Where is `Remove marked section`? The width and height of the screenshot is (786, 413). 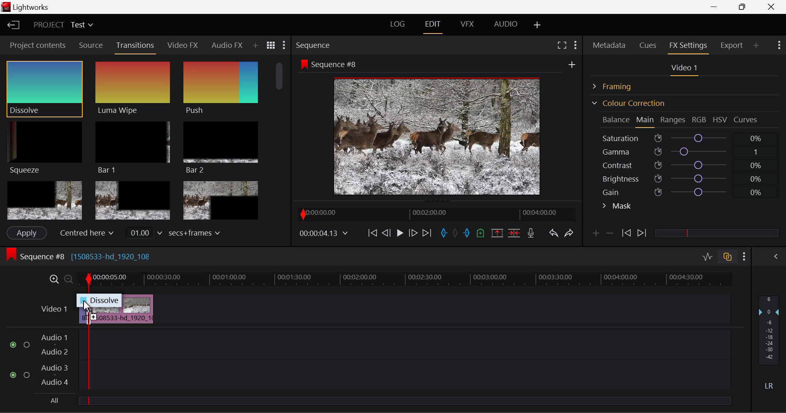 Remove marked section is located at coordinates (497, 232).